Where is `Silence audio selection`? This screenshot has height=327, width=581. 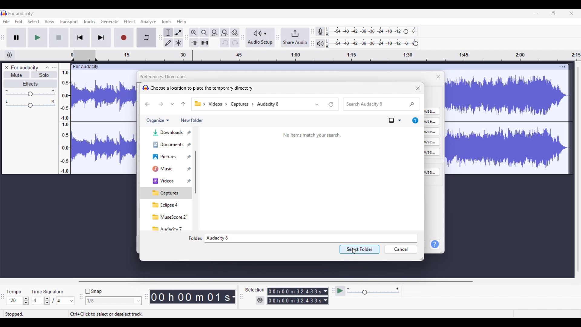 Silence audio selection is located at coordinates (204, 43).